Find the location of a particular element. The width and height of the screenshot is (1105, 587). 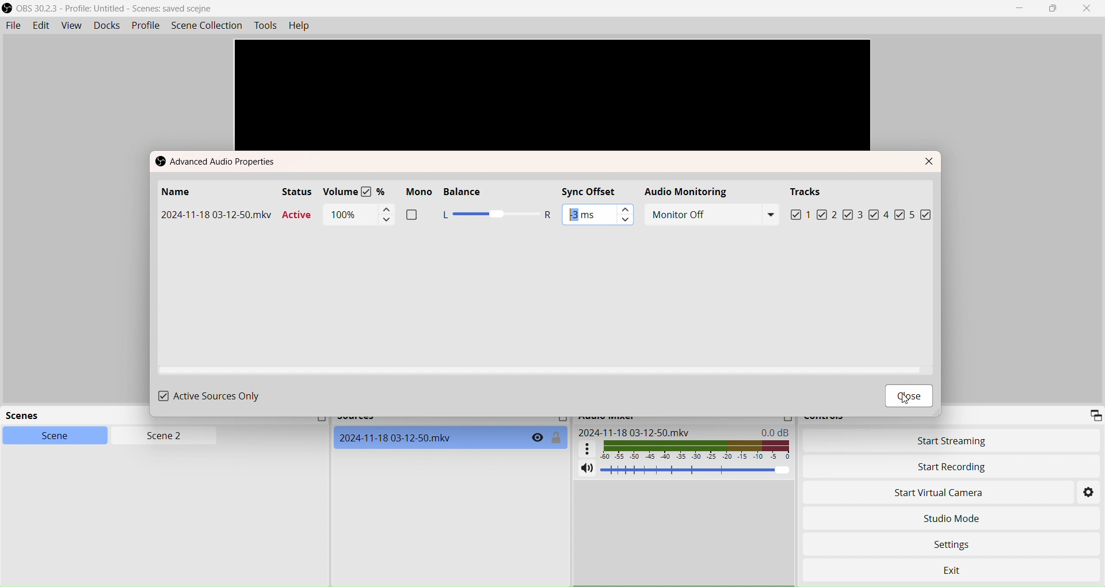

Decrement is located at coordinates (386, 222).